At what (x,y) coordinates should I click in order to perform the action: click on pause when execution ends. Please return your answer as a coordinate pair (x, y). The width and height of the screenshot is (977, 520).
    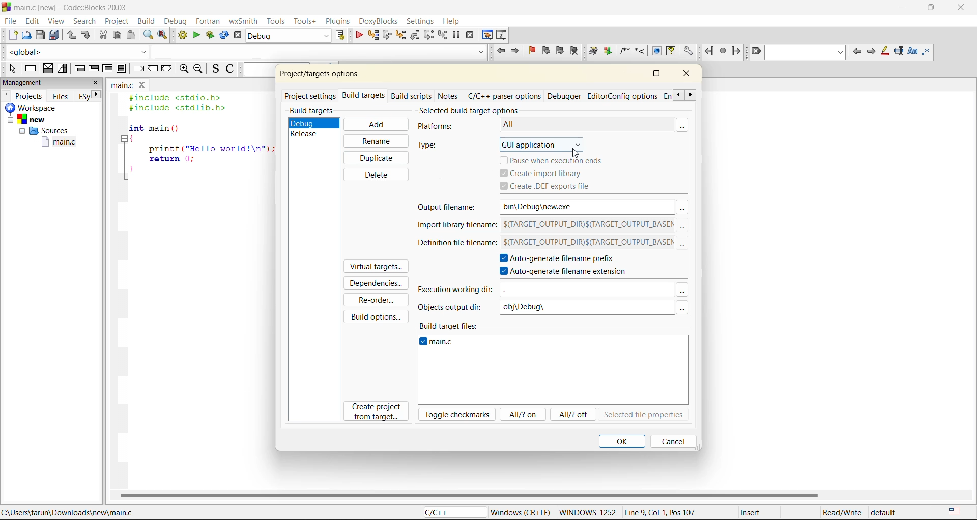
    Looking at the image, I should click on (556, 159).